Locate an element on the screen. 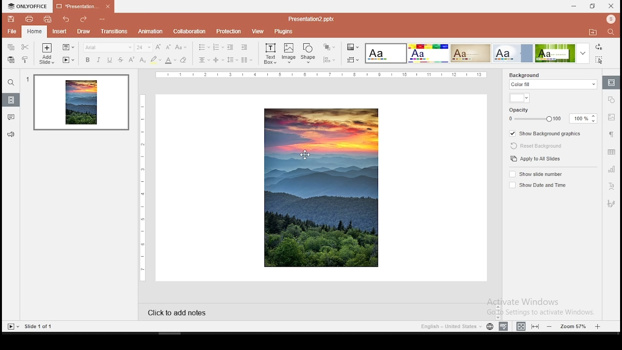 This screenshot has height=350, width=622. underline is located at coordinates (109, 60).